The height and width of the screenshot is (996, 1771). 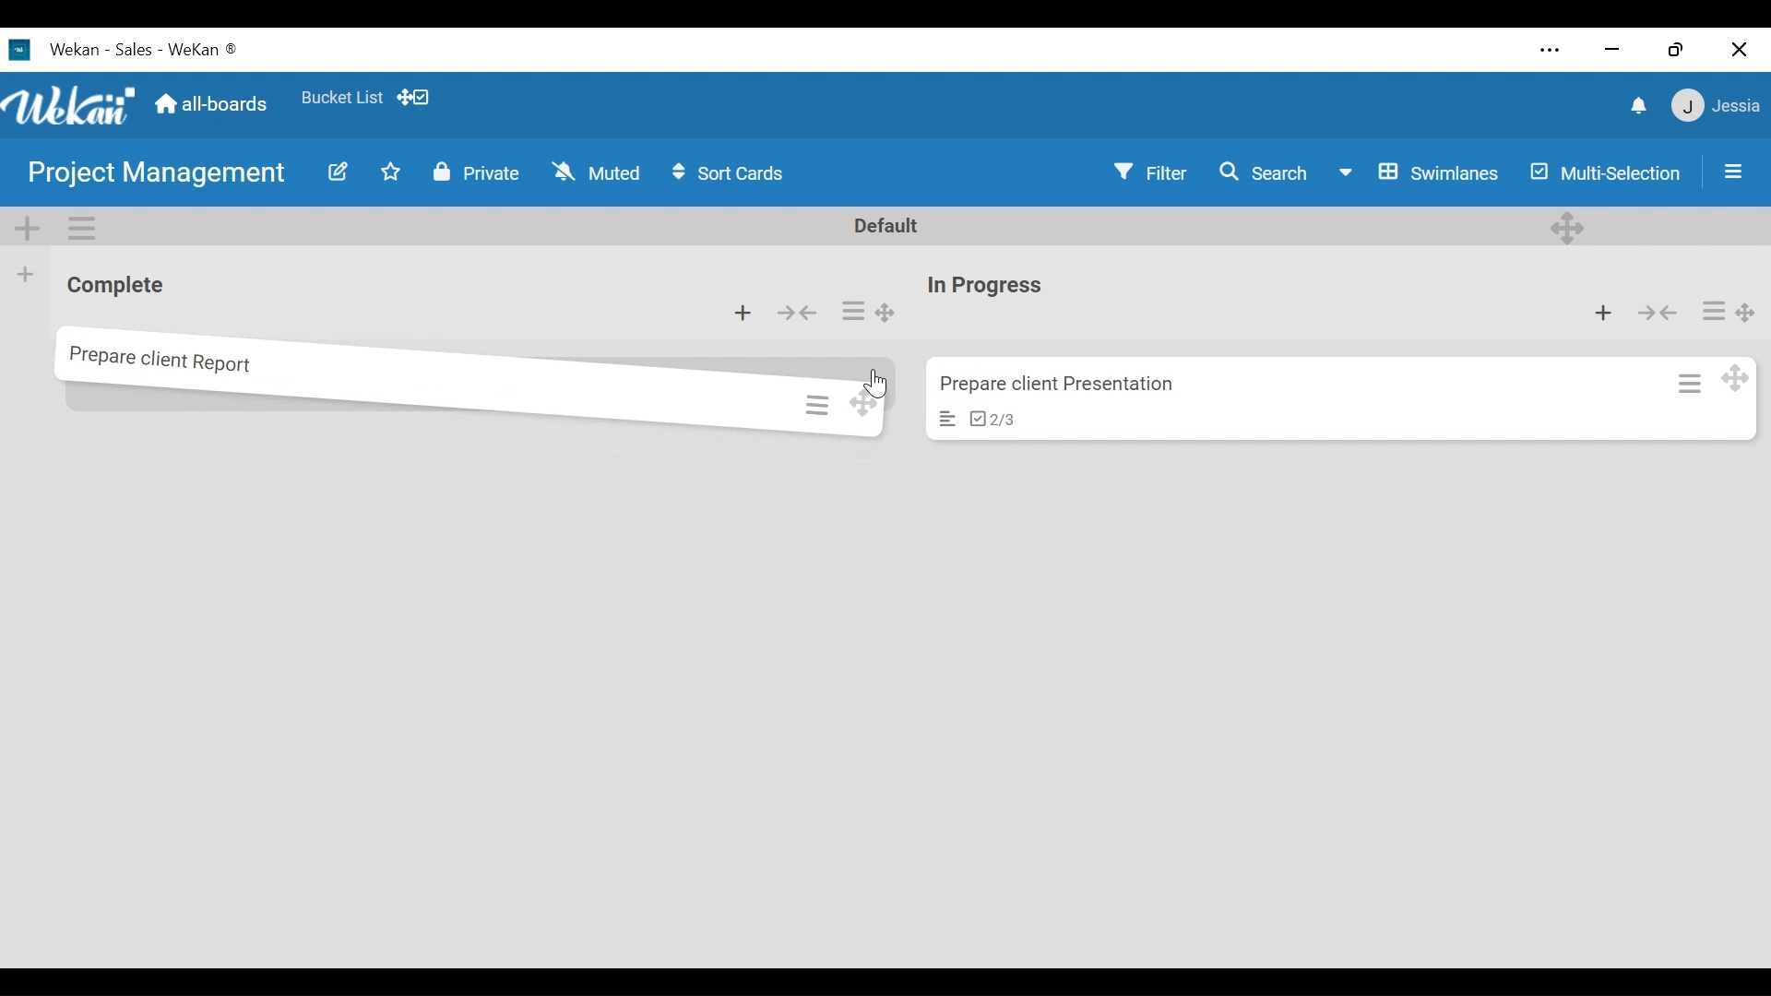 What do you see at coordinates (876, 405) in the screenshot?
I see `Desktop drag handles` at bounding box center [876, 405].